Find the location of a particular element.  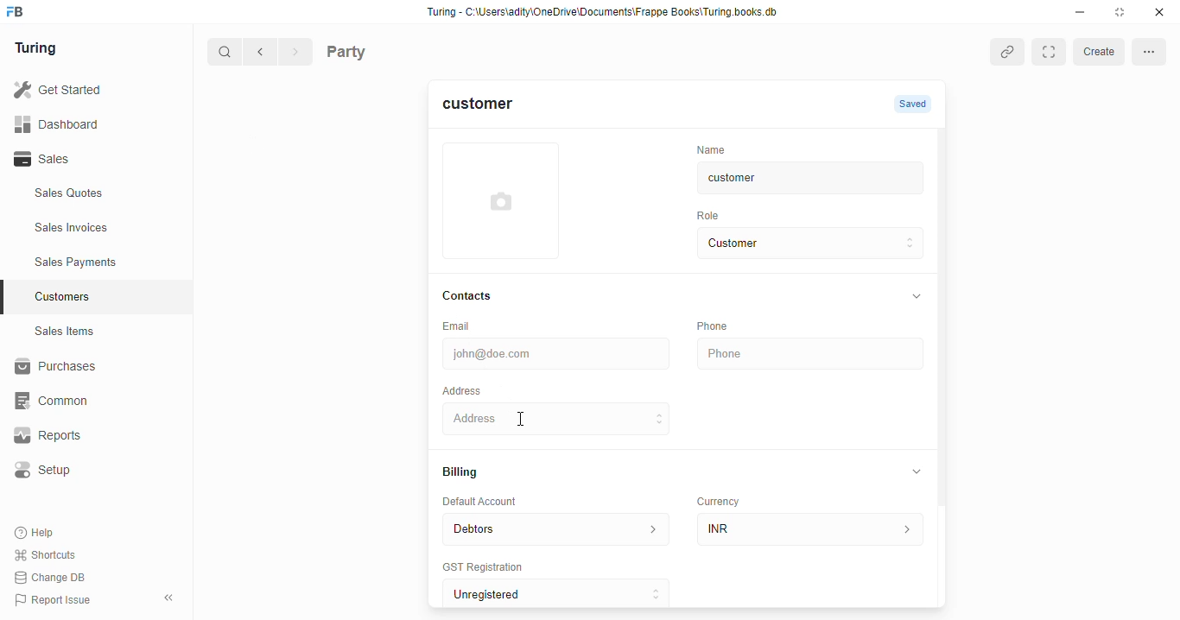

Turing is located at coordinates (40, 49).